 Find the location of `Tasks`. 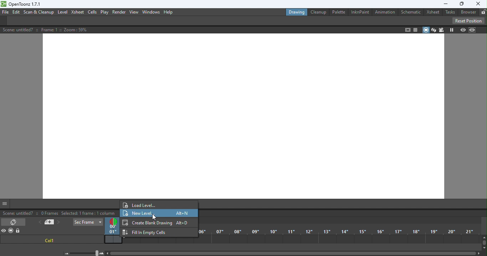

Tasks is located at coordinates (449, 12).